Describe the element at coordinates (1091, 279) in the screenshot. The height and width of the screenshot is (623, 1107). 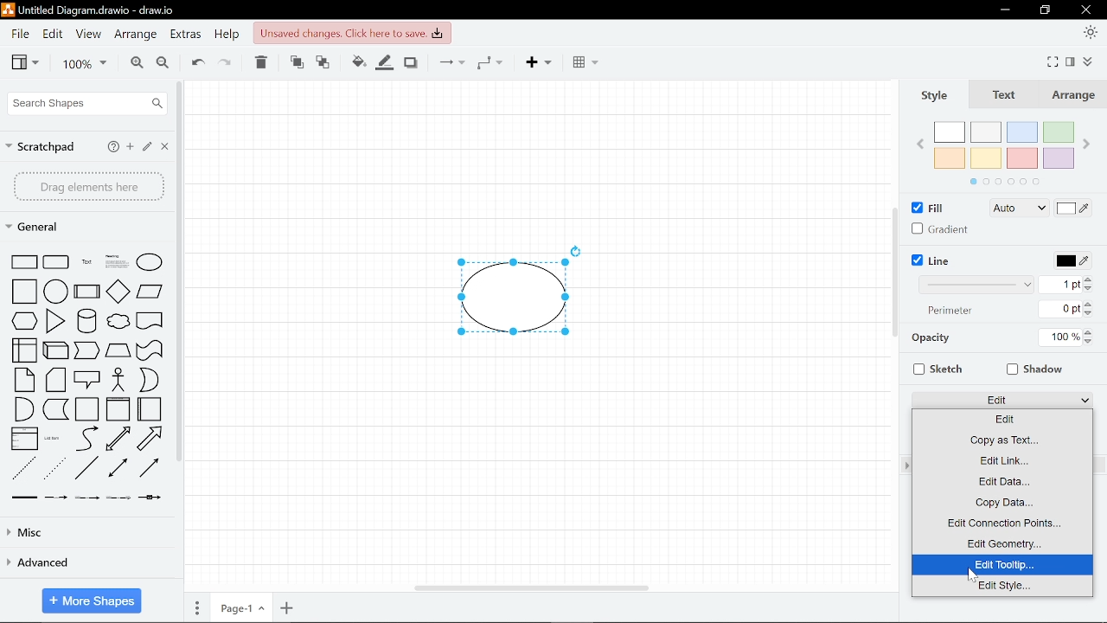
I see `` at that location.